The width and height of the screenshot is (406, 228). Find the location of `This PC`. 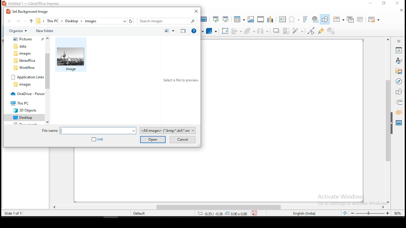

This PC is located at coordinates (25, 103).